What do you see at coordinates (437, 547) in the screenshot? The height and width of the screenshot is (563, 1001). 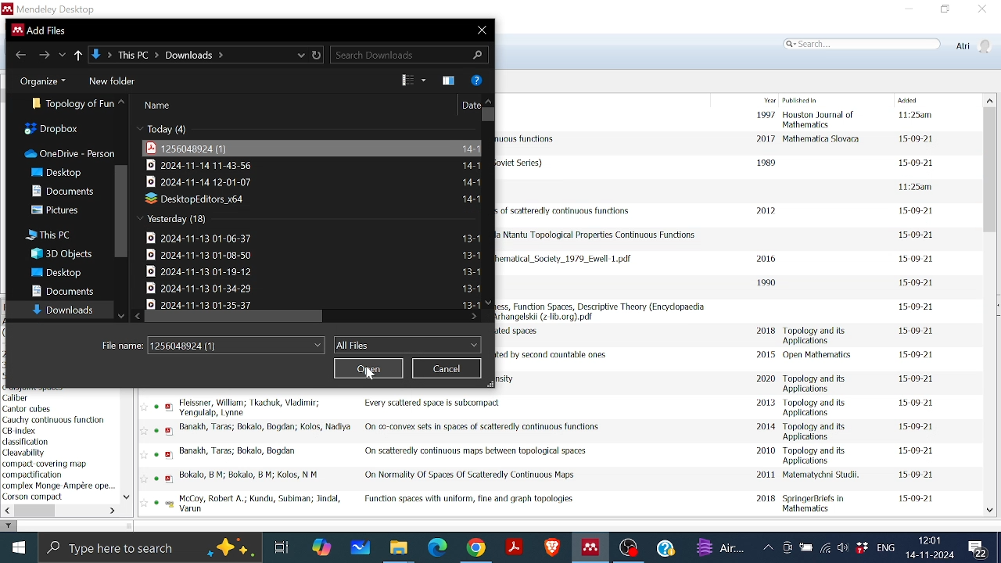 I see `Microsoft edge` at bounding box center [437, 547].